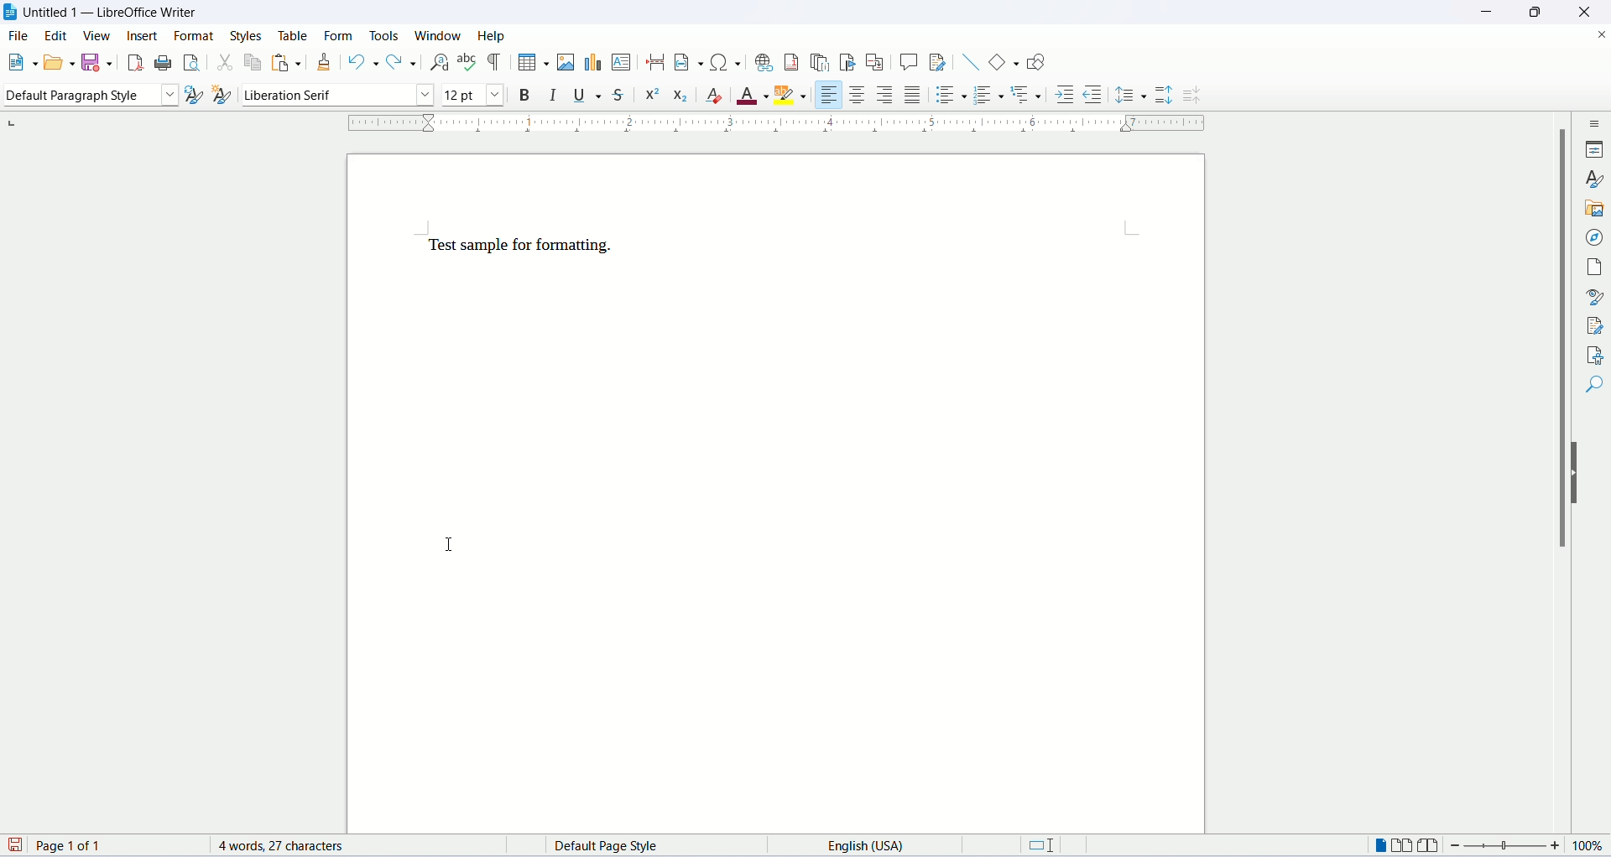  Describe the element at coordinates (1527, 849) in the screenshot. I see `zoom factor` at that location.